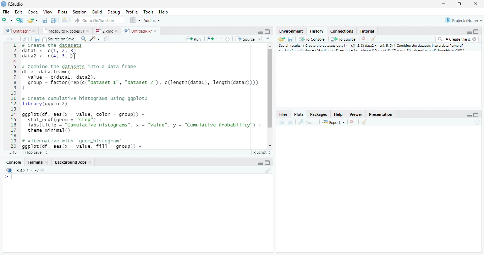  What do you see at coordinates (194, 39) in the screenshot?
I see `Run` at bounding box center [194, 39].